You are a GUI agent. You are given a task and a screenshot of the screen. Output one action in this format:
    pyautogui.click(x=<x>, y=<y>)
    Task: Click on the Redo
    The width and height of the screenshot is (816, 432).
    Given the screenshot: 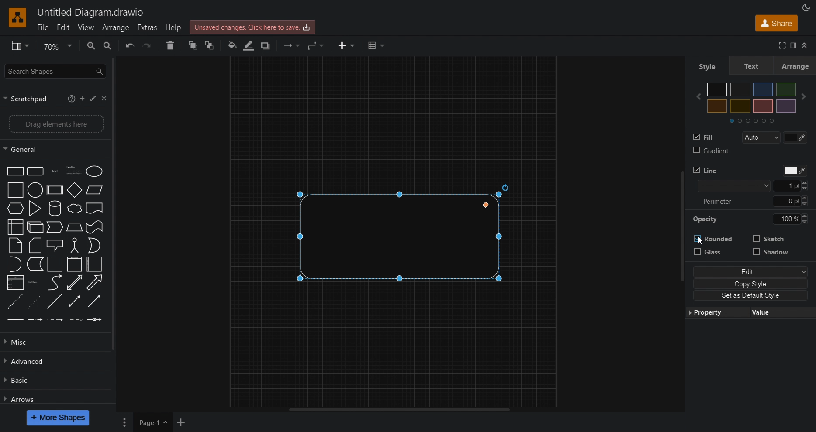 What is the action you would take?
    pyautogui.click(x=148, y=47)
    